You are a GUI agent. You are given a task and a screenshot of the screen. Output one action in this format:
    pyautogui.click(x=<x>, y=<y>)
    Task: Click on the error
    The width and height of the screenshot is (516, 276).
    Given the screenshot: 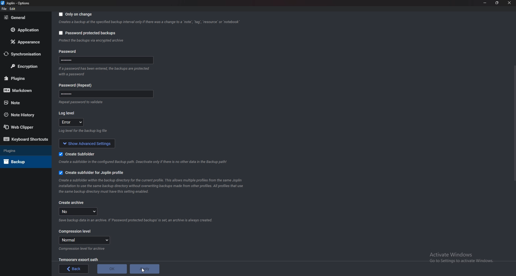 What is the action you would take?
    pyautogui.click(x=72, y=122)
    